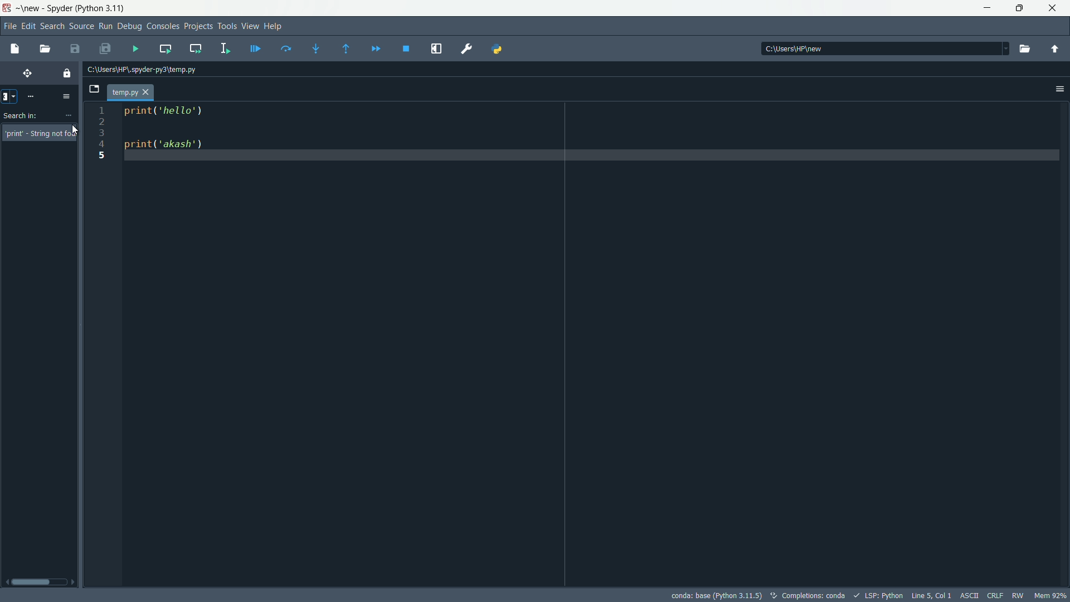  What do you see at coordinates (373, 48) in the screenshot?
I see `continue execution untill next function` at bounding box center [373, 48].